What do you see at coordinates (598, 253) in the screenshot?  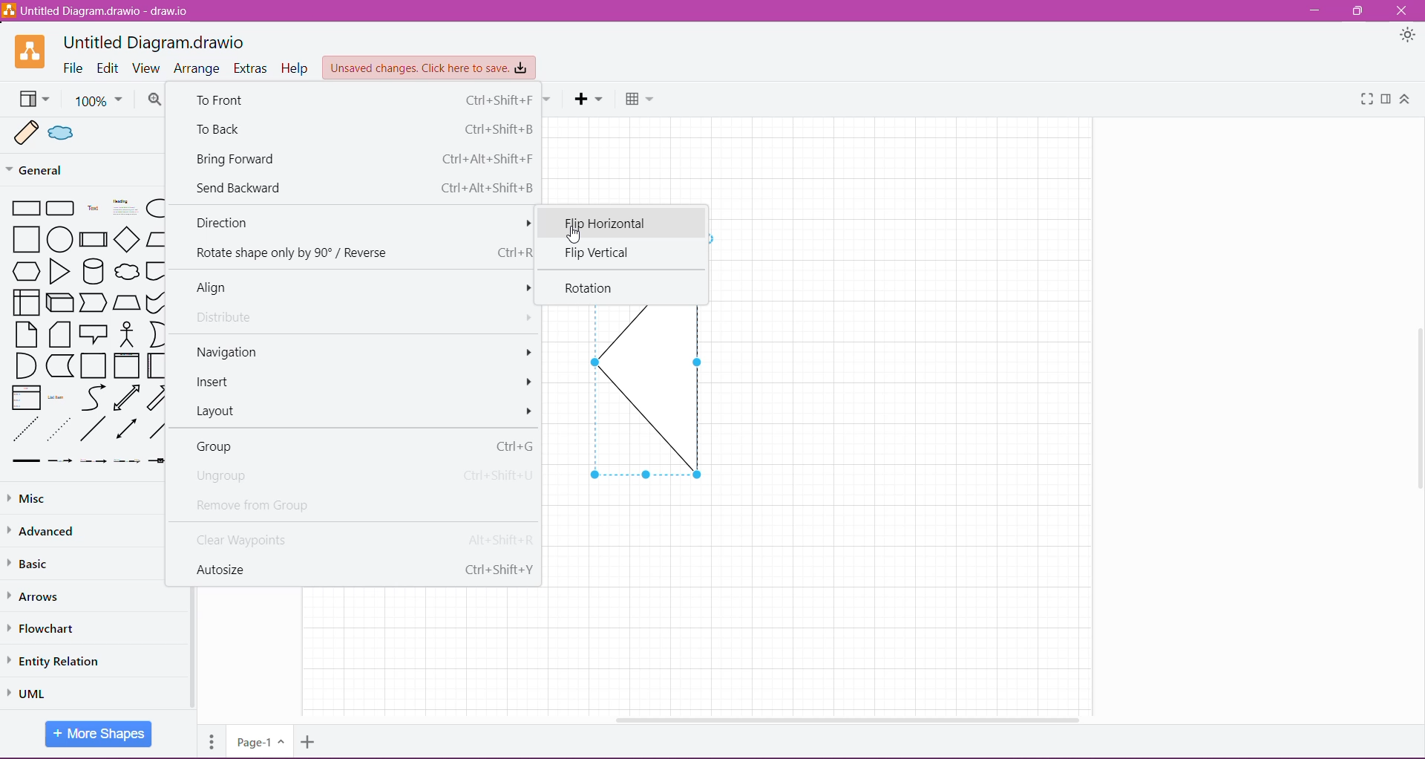 I see `Flip Vertical` at bounding box center [598, 253].